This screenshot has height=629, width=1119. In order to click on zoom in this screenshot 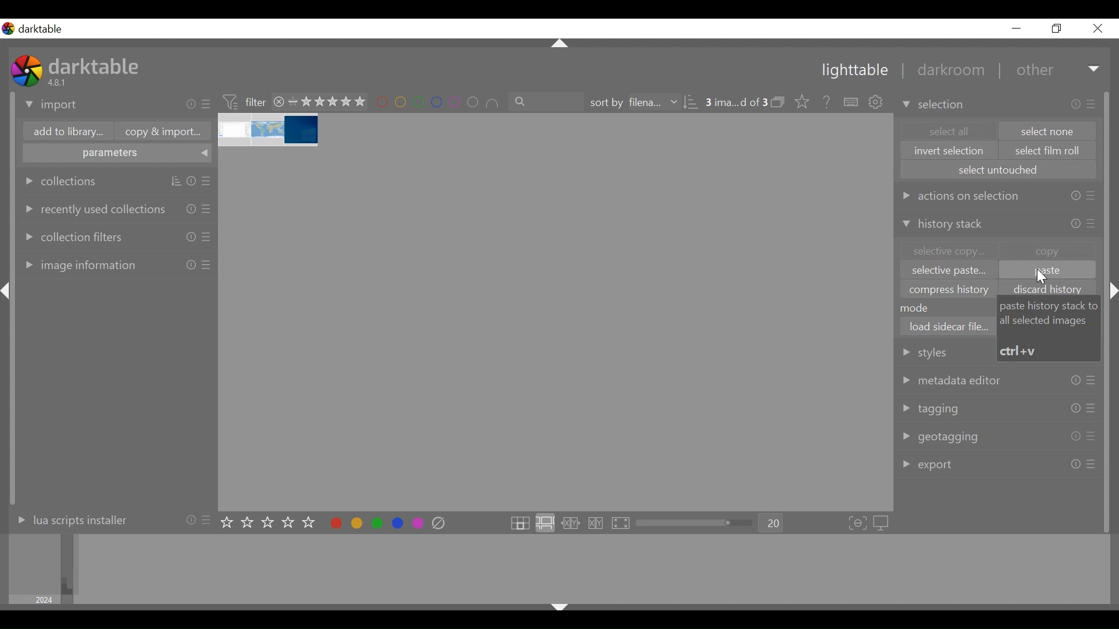, I will do `click(695, 523)`.